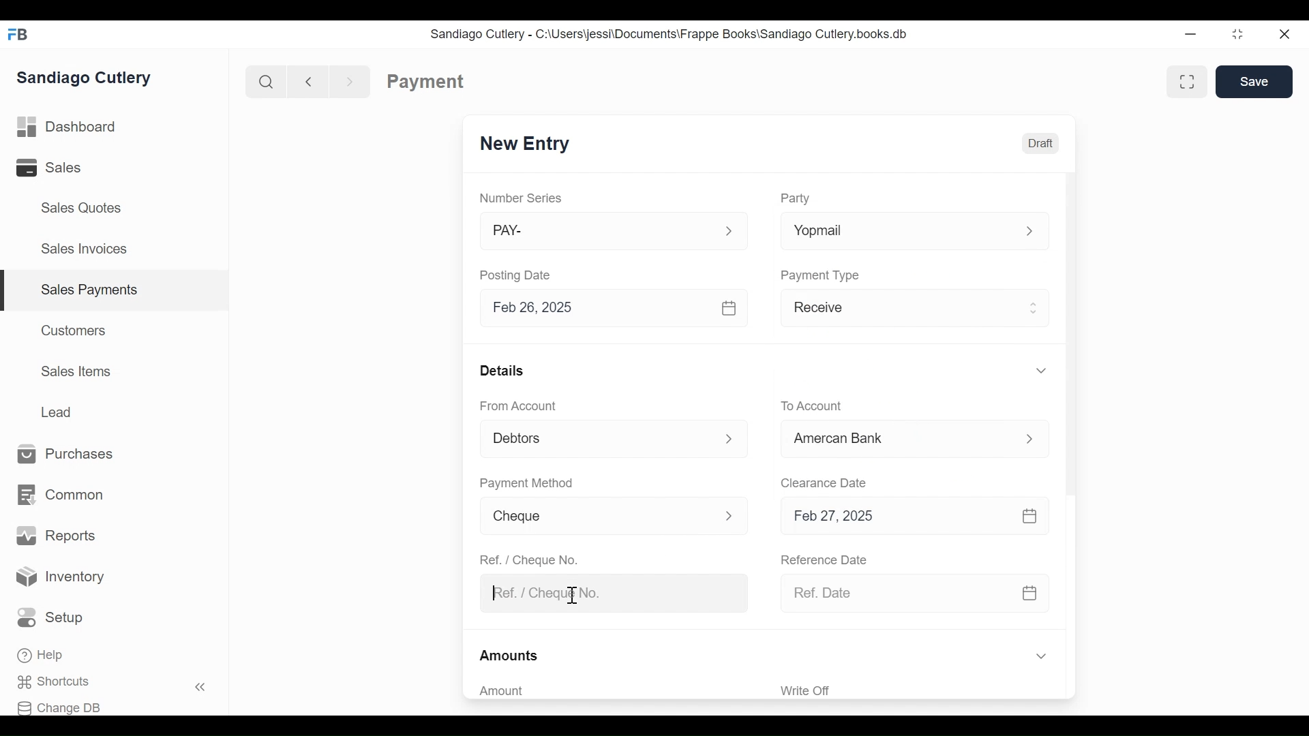  I want to click on Calendar, so click(1031, 517).